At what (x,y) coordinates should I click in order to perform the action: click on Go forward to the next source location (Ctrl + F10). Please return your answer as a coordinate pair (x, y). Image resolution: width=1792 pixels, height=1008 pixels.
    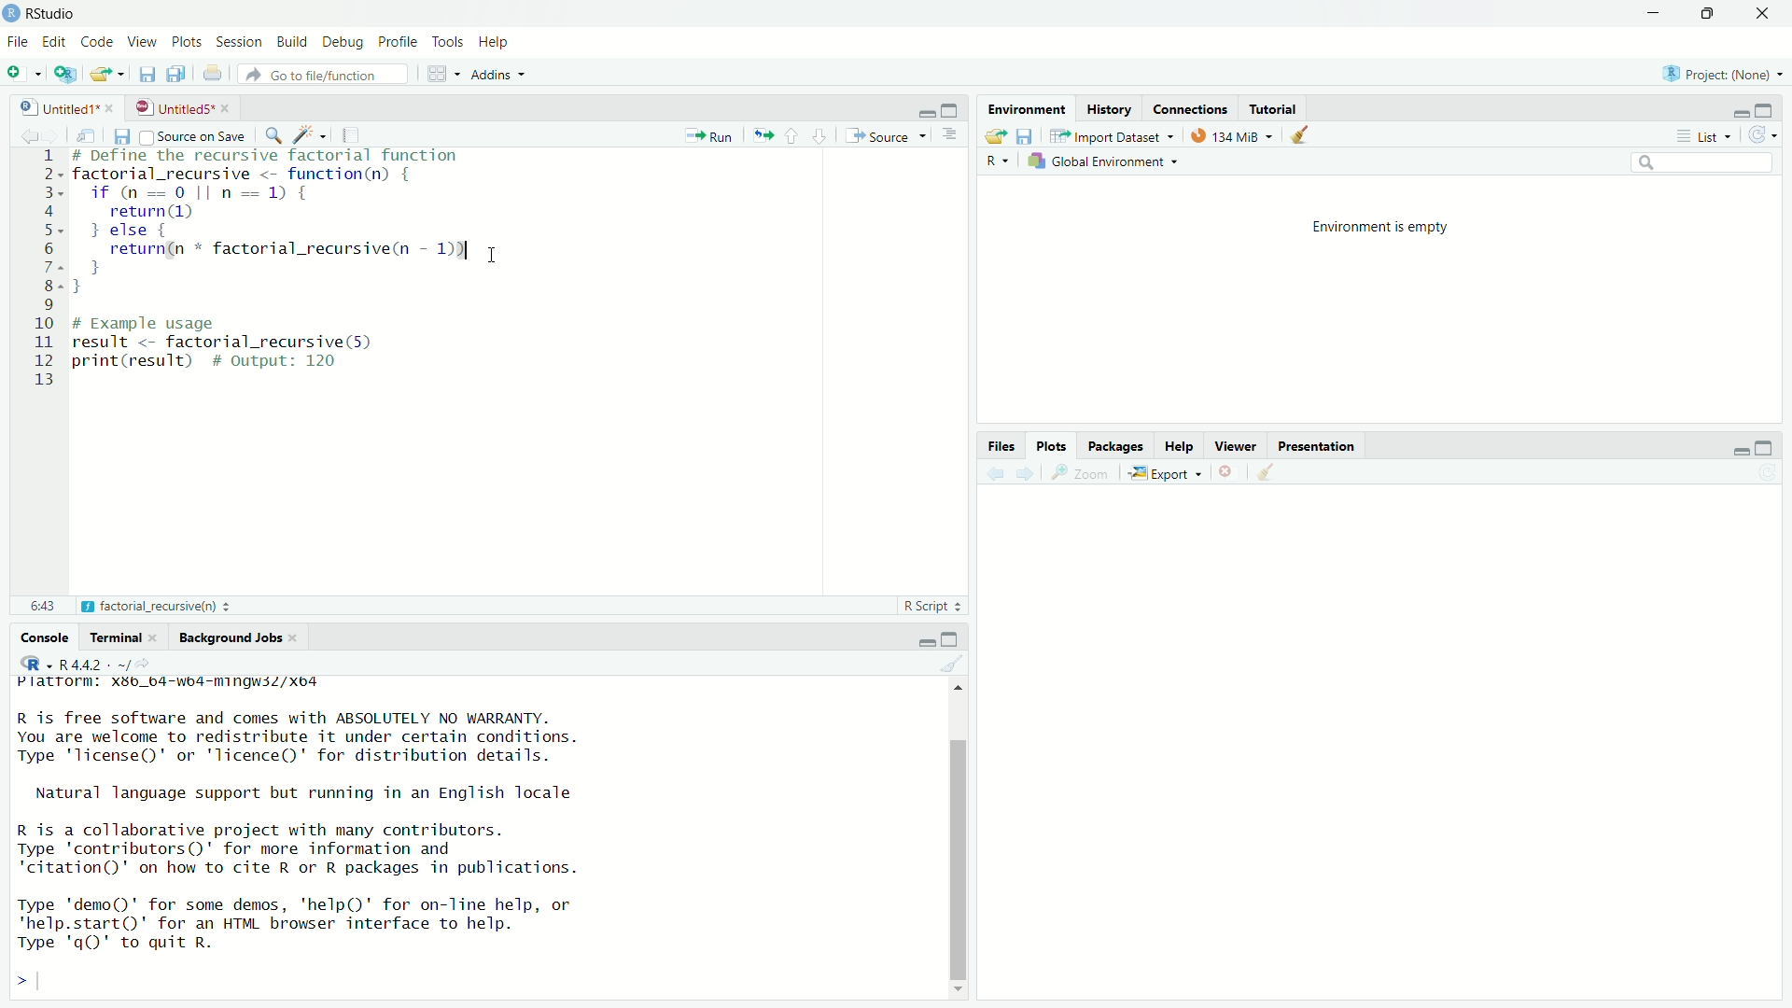
    Looking at the image, I should click on (1029, 471).